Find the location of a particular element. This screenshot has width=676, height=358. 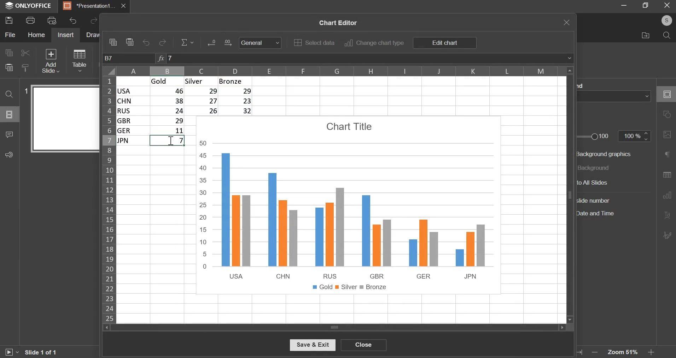

to all slides is located at coordinates (604, 183).